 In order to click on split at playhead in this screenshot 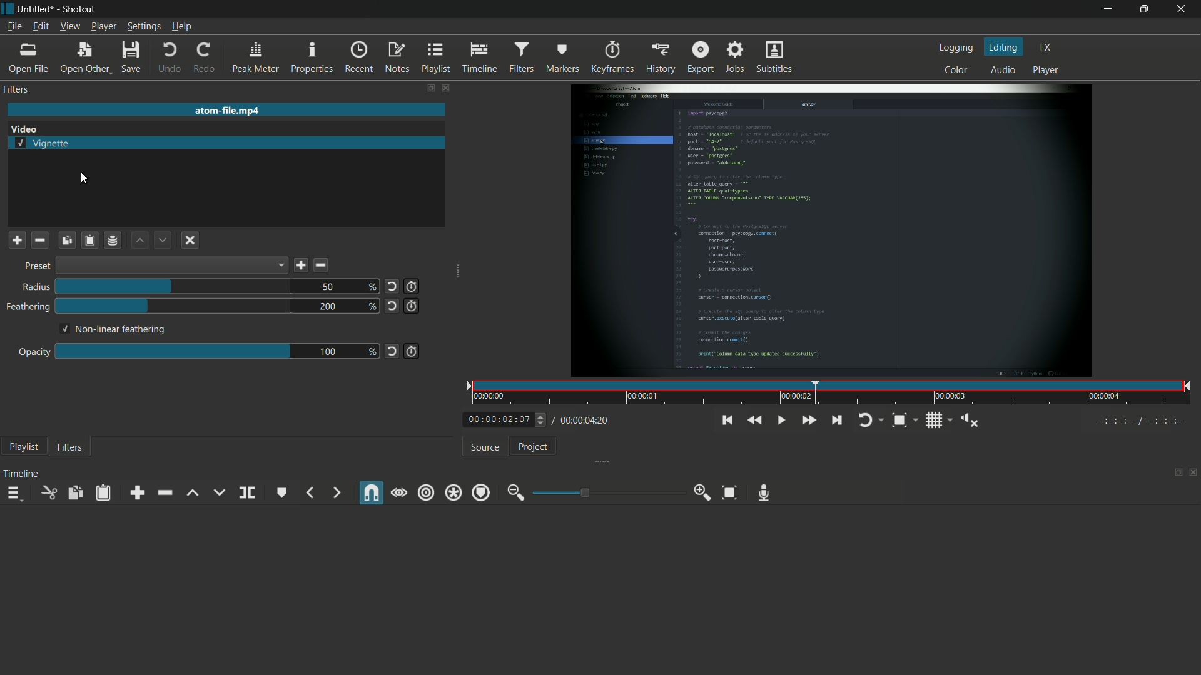, I will do `click(247, 493)`.